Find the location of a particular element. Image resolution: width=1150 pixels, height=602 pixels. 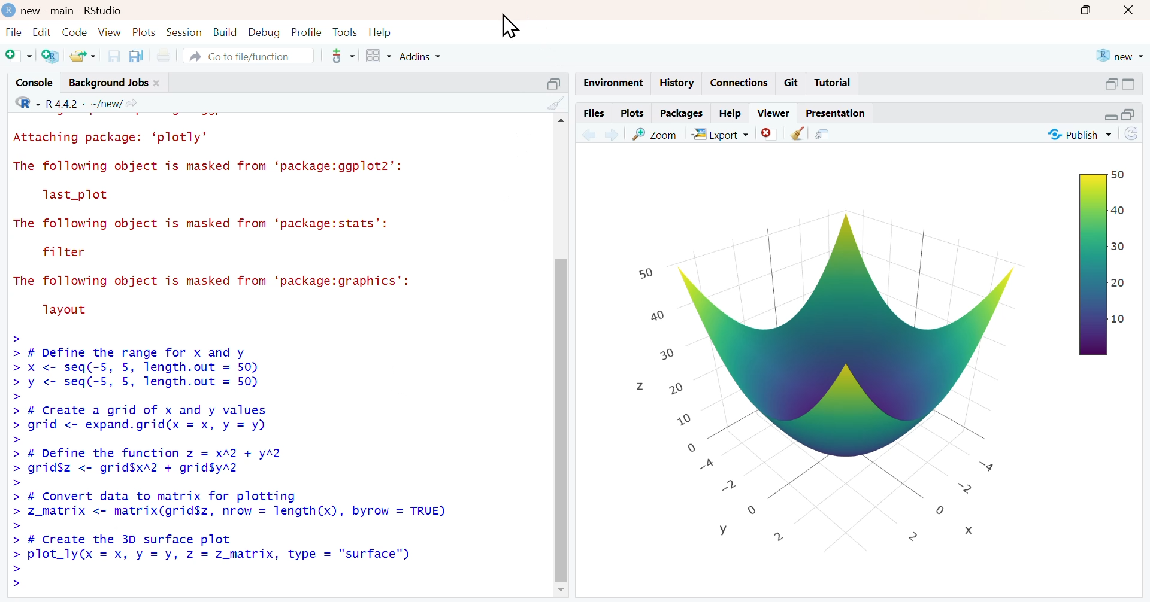

> # Convert data to matrix Tor plotting is located at coordinates (188, 495).